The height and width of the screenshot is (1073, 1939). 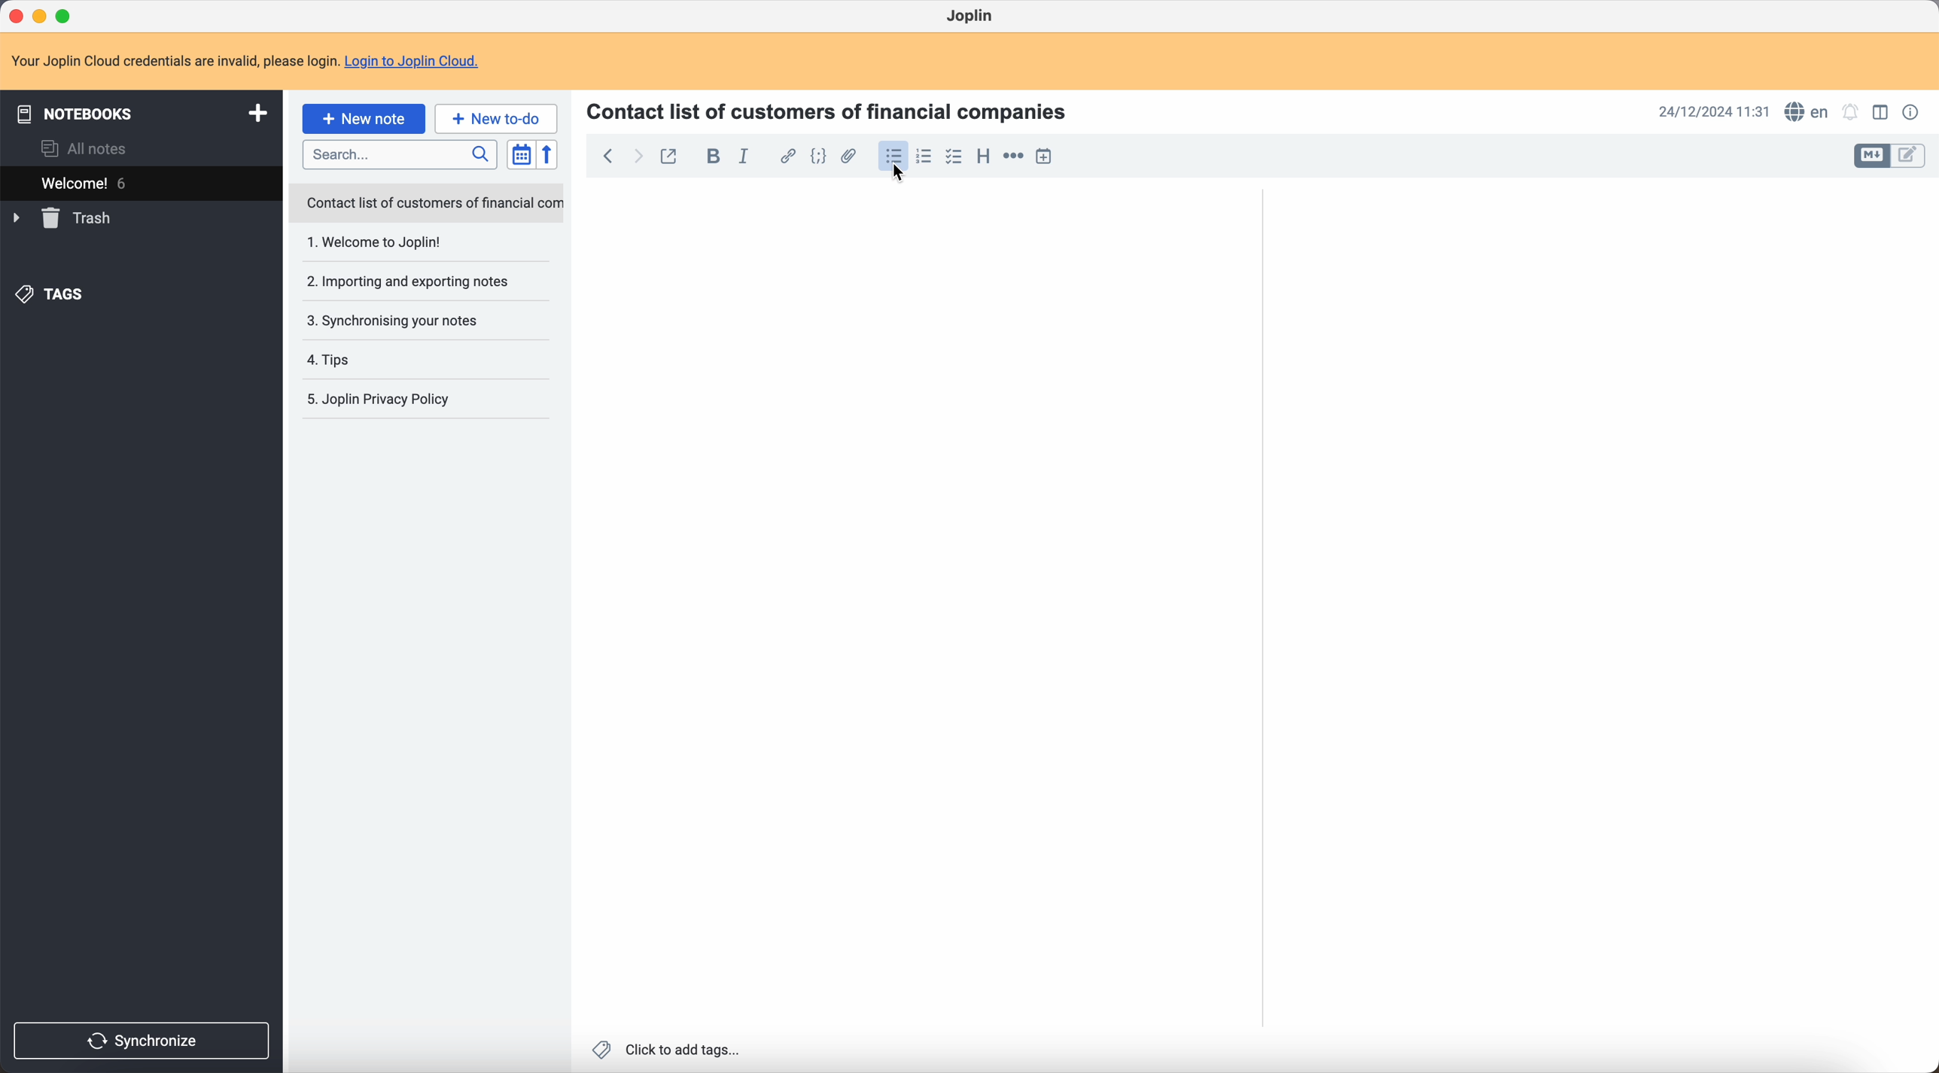 What do you see at coordinates (403, 155) in the screenshot?
I see `search bar` at bounding box center [403, 155].